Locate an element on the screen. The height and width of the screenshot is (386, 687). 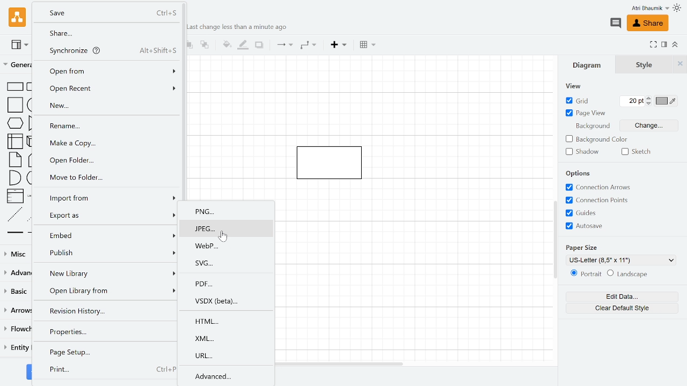
Background is located at coordinates (592, 127).